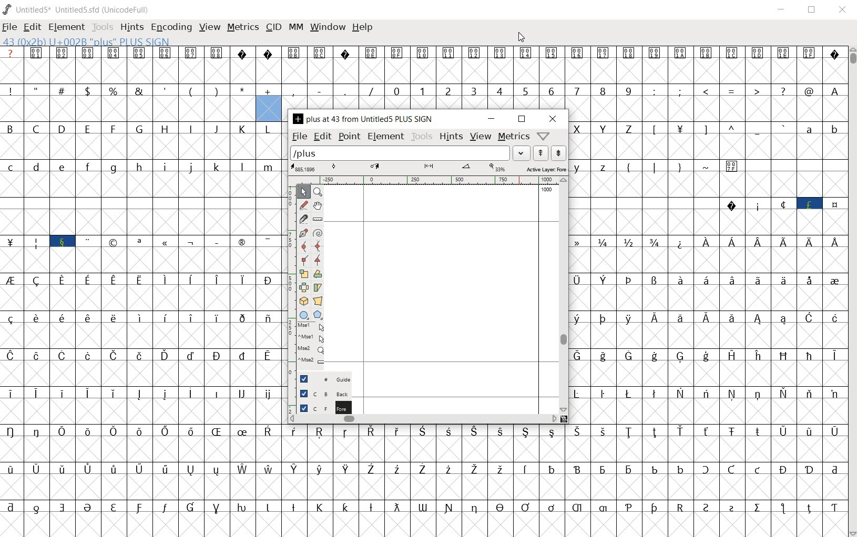 Image resolution: width=857 pixels, height=537 pixels. What do you see at coordinates (743, 103) in the screenshot?
I see `ado de Lo LL 3 Lf LB LA` at bounding box center [743, 103].